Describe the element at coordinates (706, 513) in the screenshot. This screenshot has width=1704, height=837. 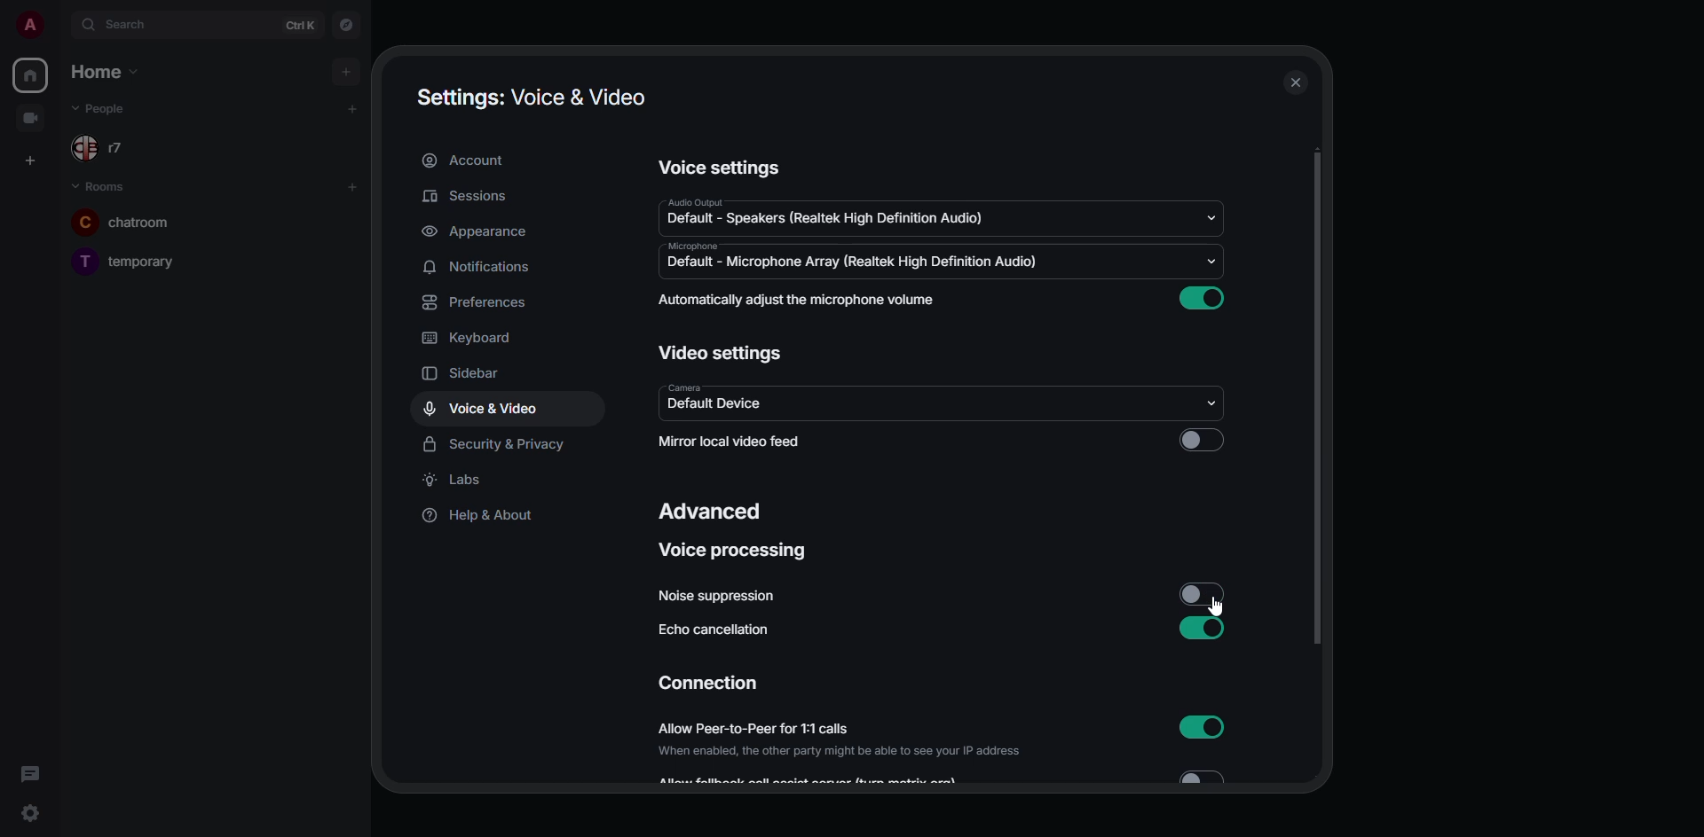
I see `advanced` at that location.